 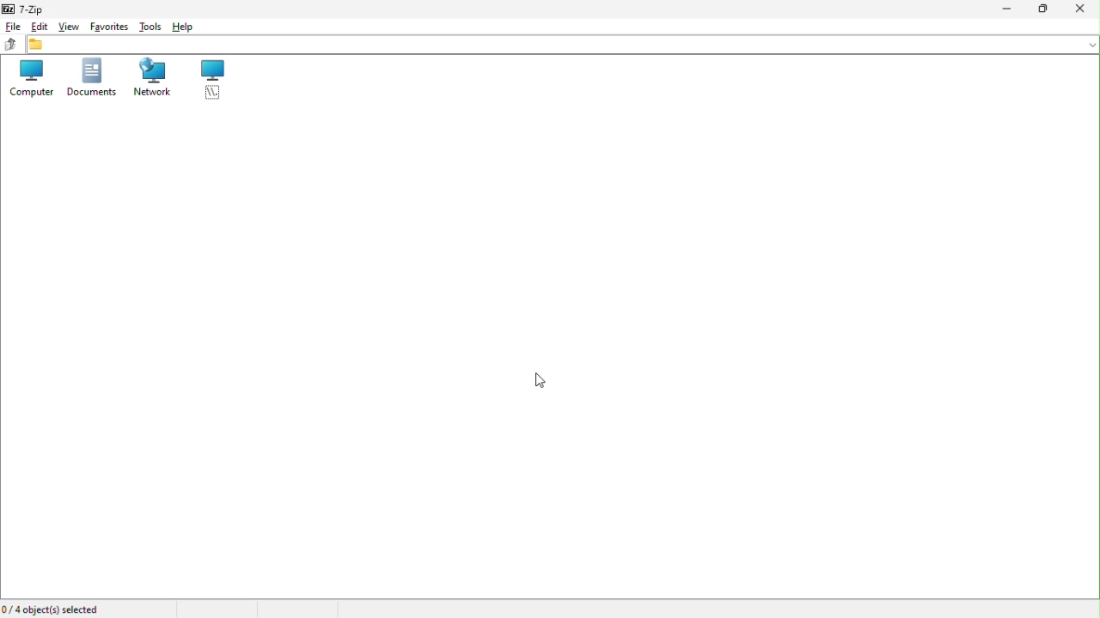 I want to click on network, so click(x=150, y=79).